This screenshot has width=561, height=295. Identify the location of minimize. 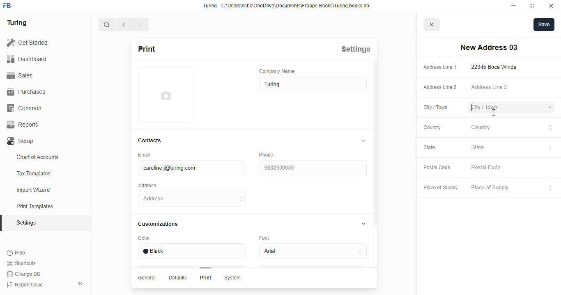
(514, 6).